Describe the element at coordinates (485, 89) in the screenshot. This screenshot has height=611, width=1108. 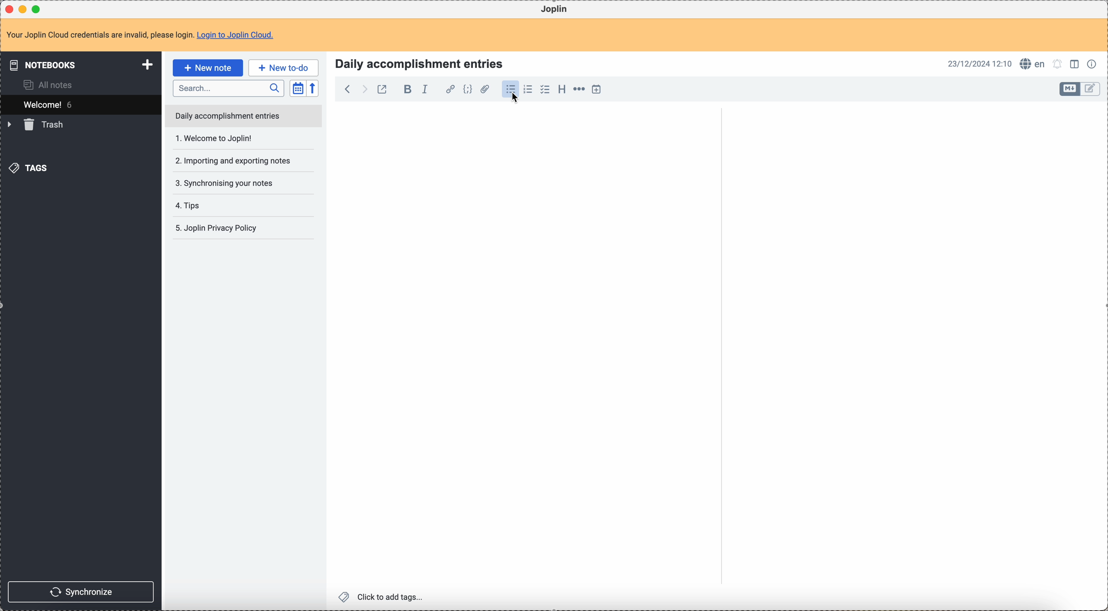
I see `attach file` at that location.